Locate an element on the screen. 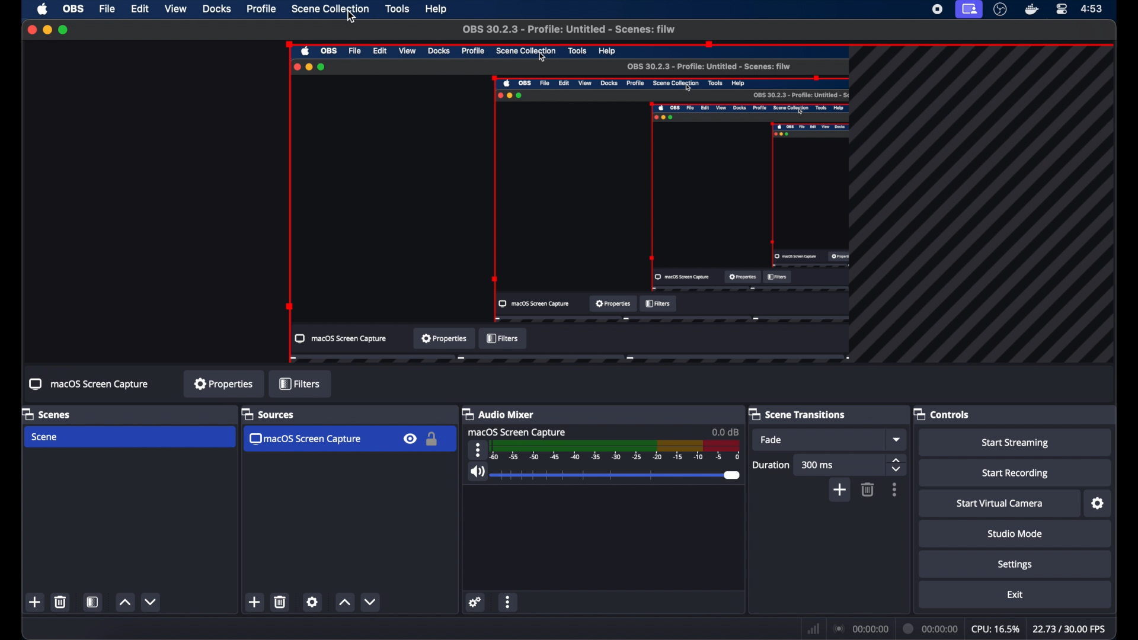 The width and height of the screenshot is (1138, 640). macOS screen capture is located at coordinates (89, 385).